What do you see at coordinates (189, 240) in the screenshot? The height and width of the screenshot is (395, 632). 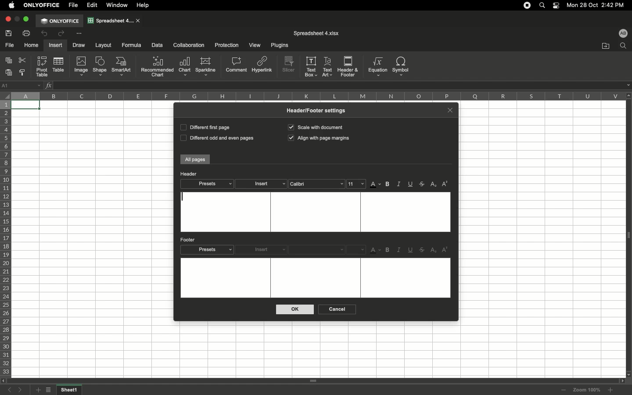 I see `Footer` at bounding box center [189, 240].